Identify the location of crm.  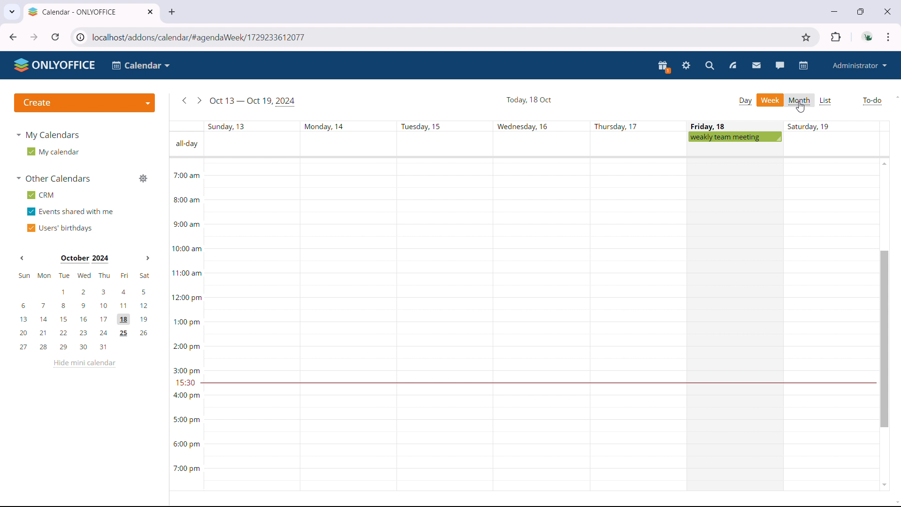
(40, 195).